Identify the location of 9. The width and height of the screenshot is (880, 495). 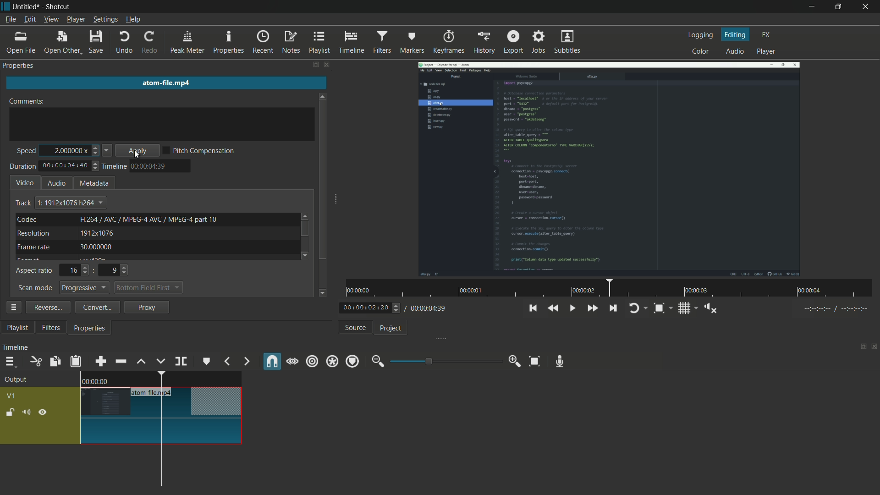
(113, 270).